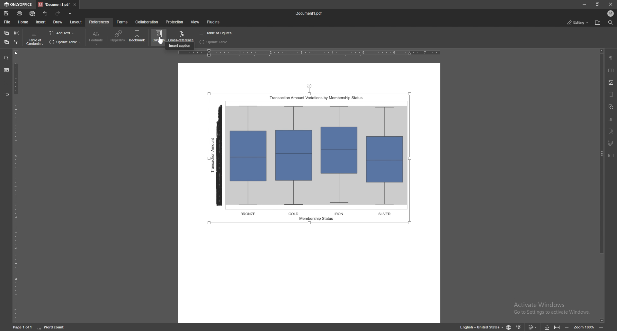 The image size is (617, 331). Describe the element at coordinates (6, 70) in the screenshot. I see `comments` at that location.